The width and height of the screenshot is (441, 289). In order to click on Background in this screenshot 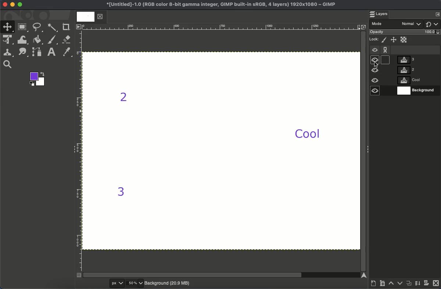, I will do `click(168, 282)`.